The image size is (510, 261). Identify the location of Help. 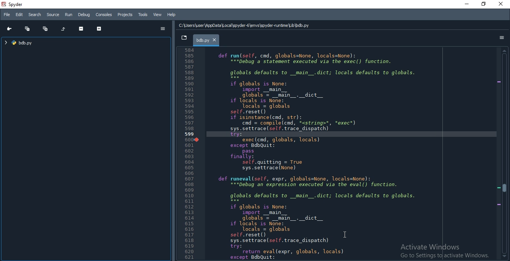
(171, 15).